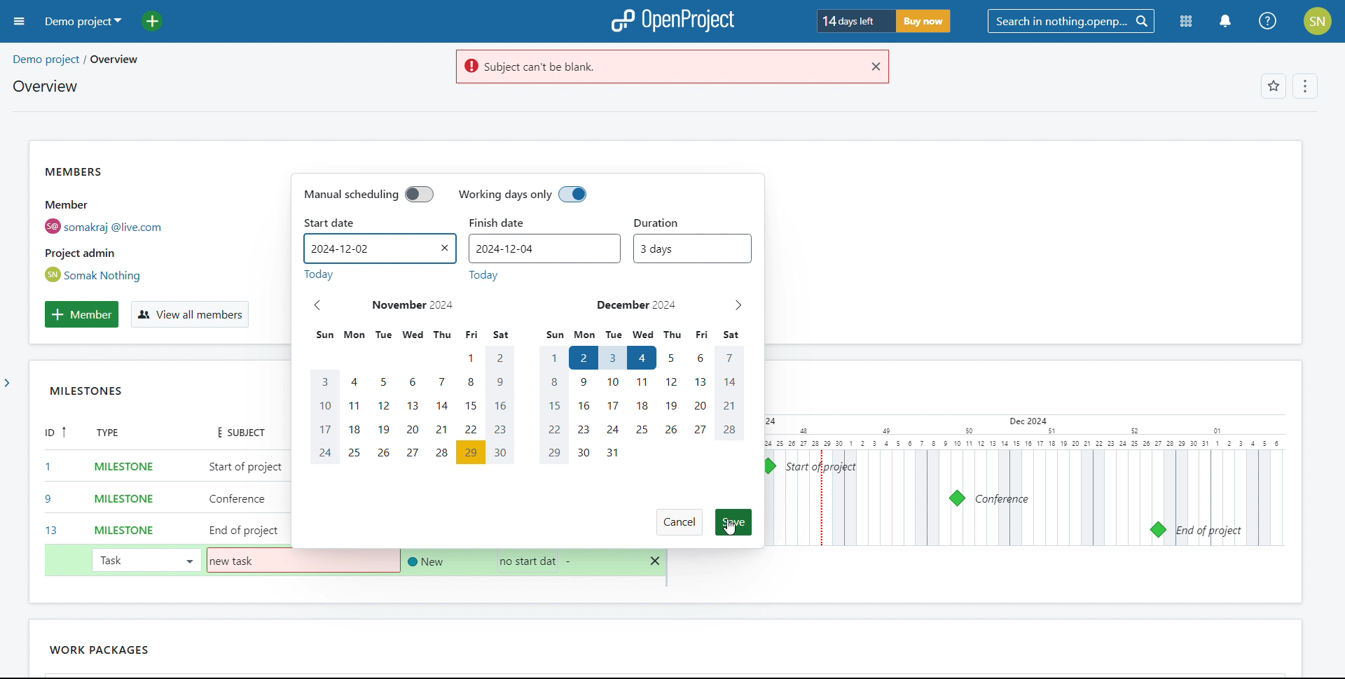  I want to click on task selected, so click(145, 559).